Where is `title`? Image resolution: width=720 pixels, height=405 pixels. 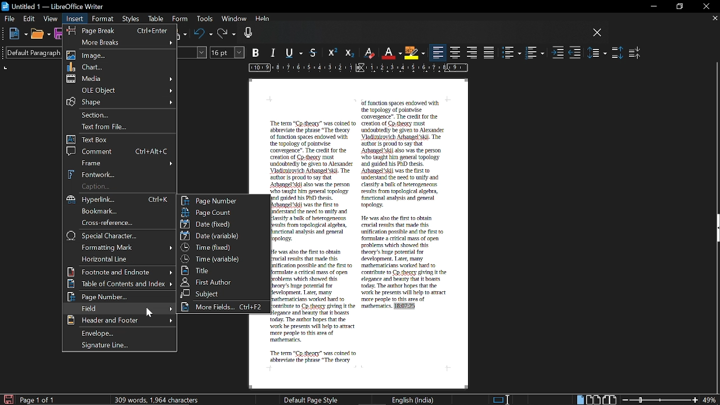
title is located at coordinates (222, 270).